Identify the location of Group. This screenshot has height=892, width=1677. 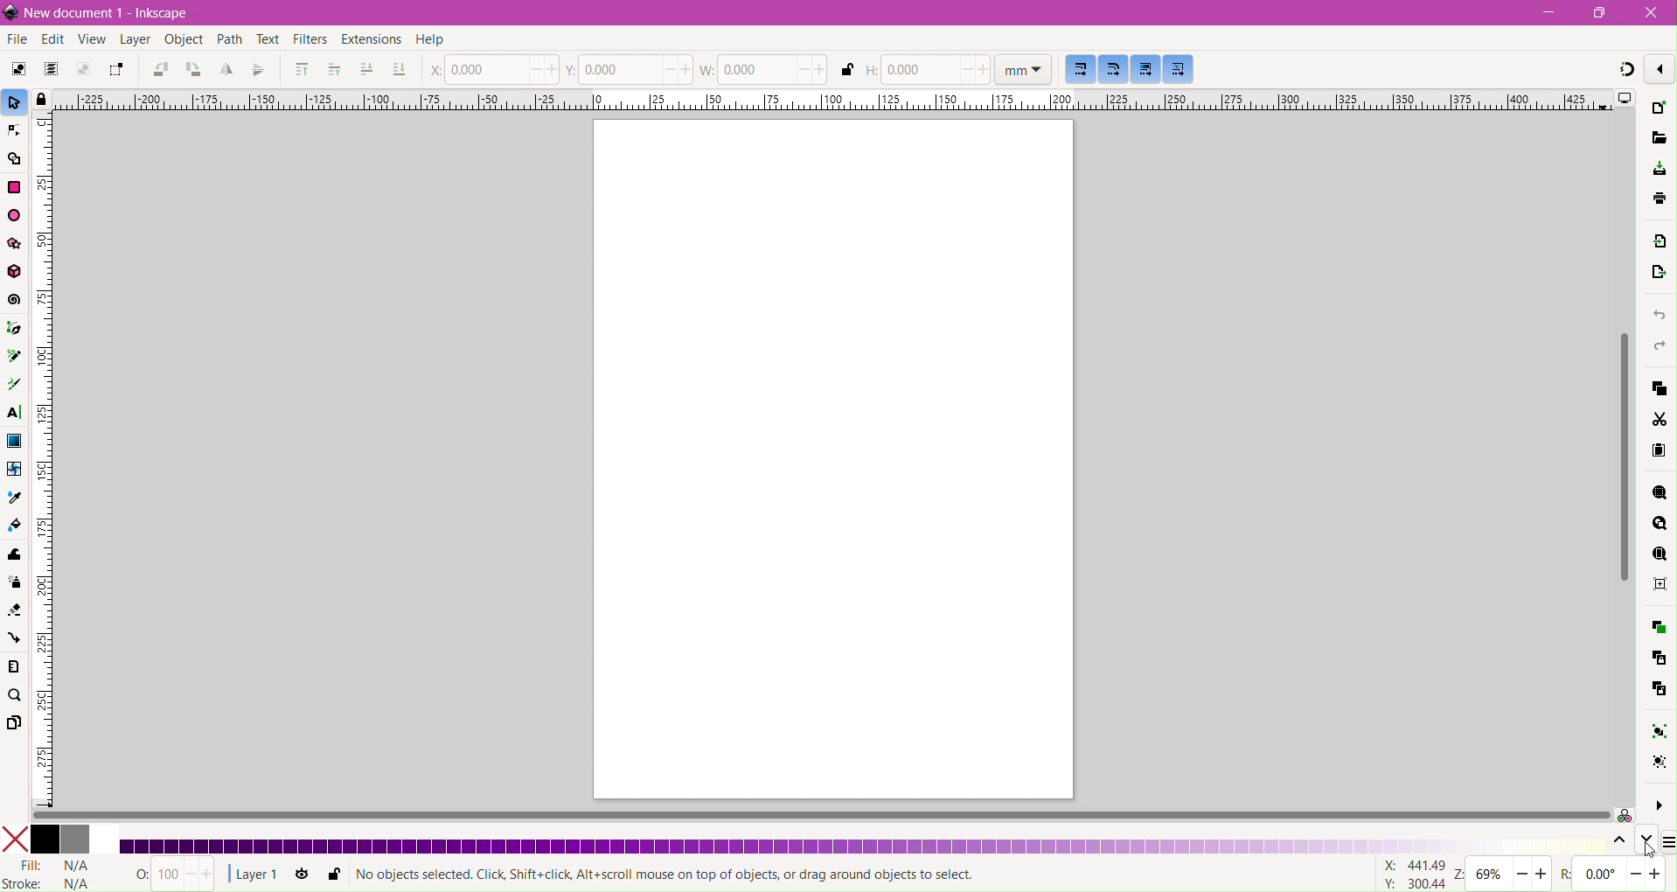
(1655, 728).